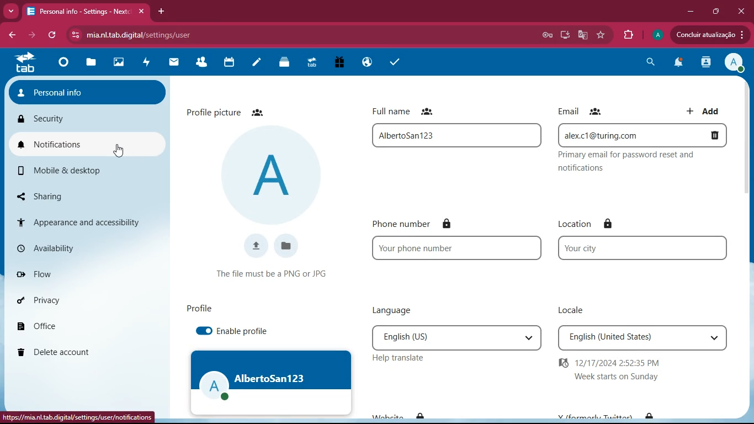 This screenshot has height=424, width=754. I want to click on time, so click(615, 370).